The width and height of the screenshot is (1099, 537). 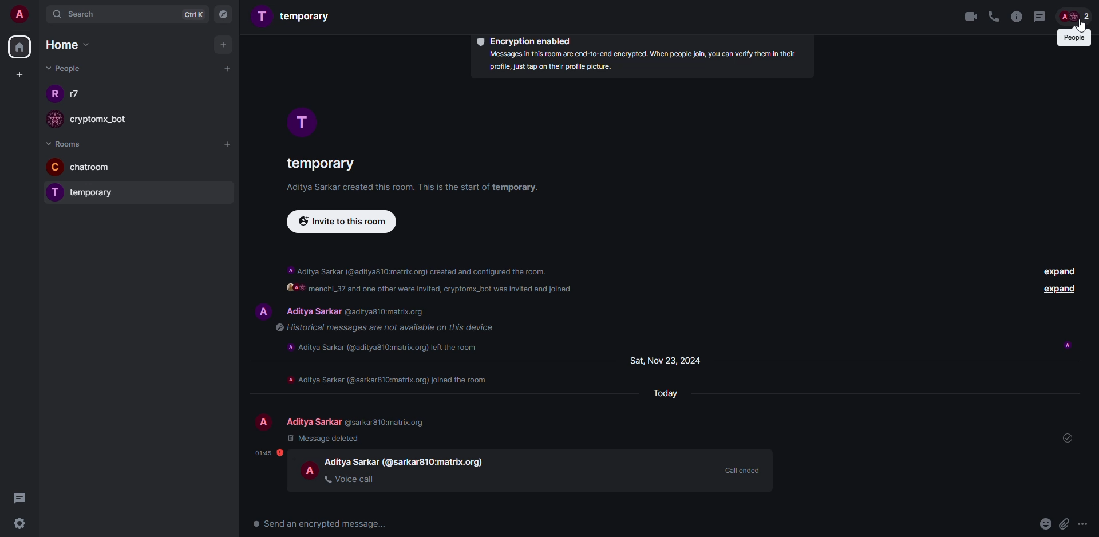 What do you see at coordinates (1073, 38) in the screenshot?
I see `people` at bounding box center [1073, 38].